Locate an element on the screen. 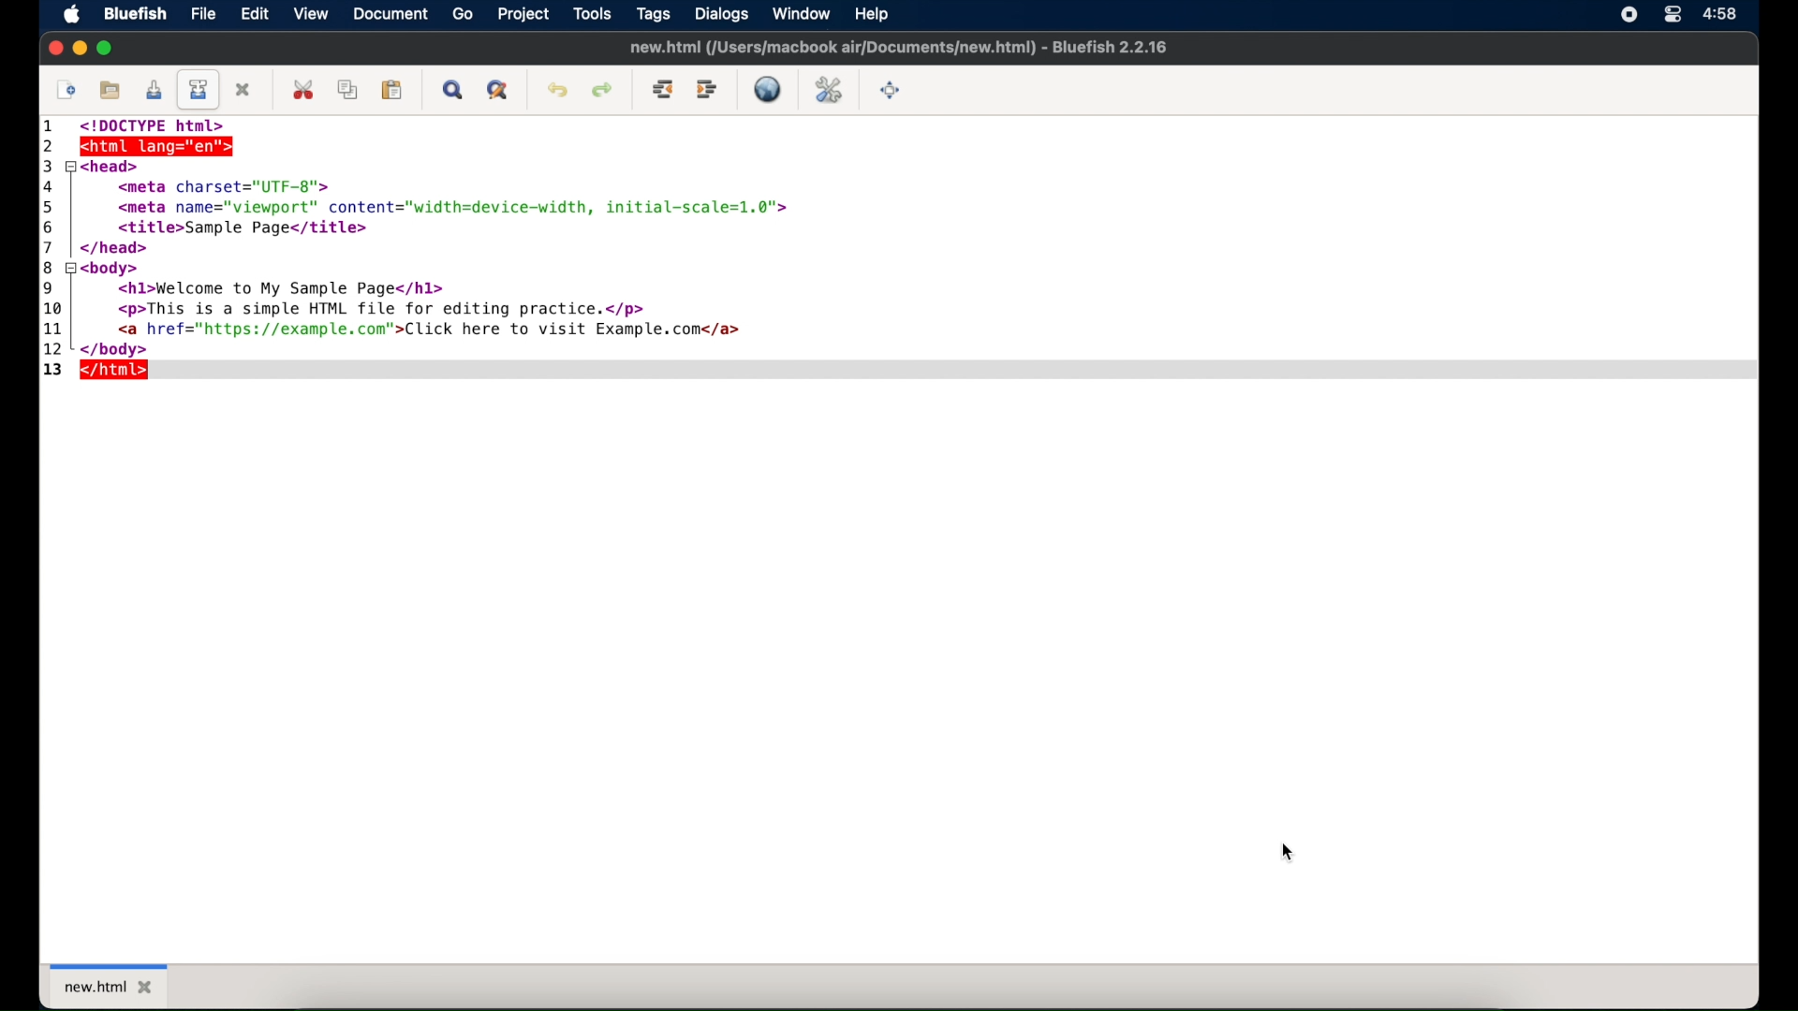 This screenshot has width=1798, height=1011. control center is located at coordinates (1672, 15).